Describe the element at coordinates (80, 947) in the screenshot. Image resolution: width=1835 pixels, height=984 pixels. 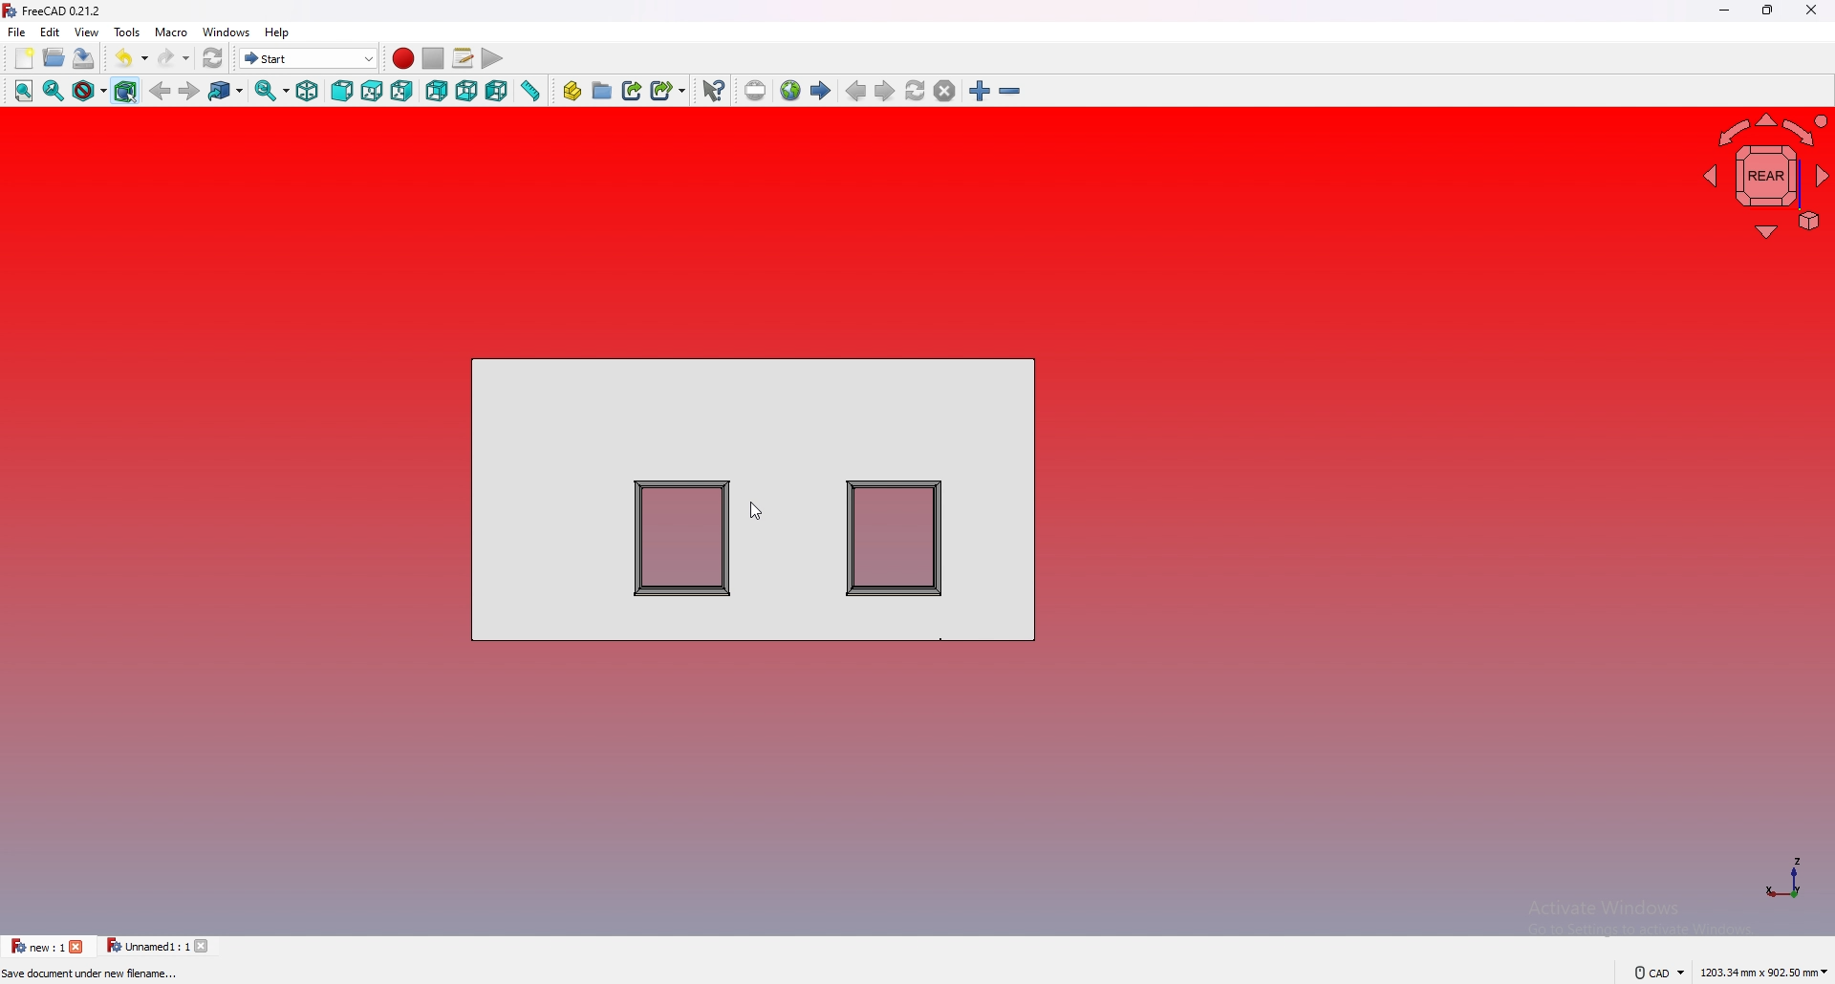
I see `close` at that location.